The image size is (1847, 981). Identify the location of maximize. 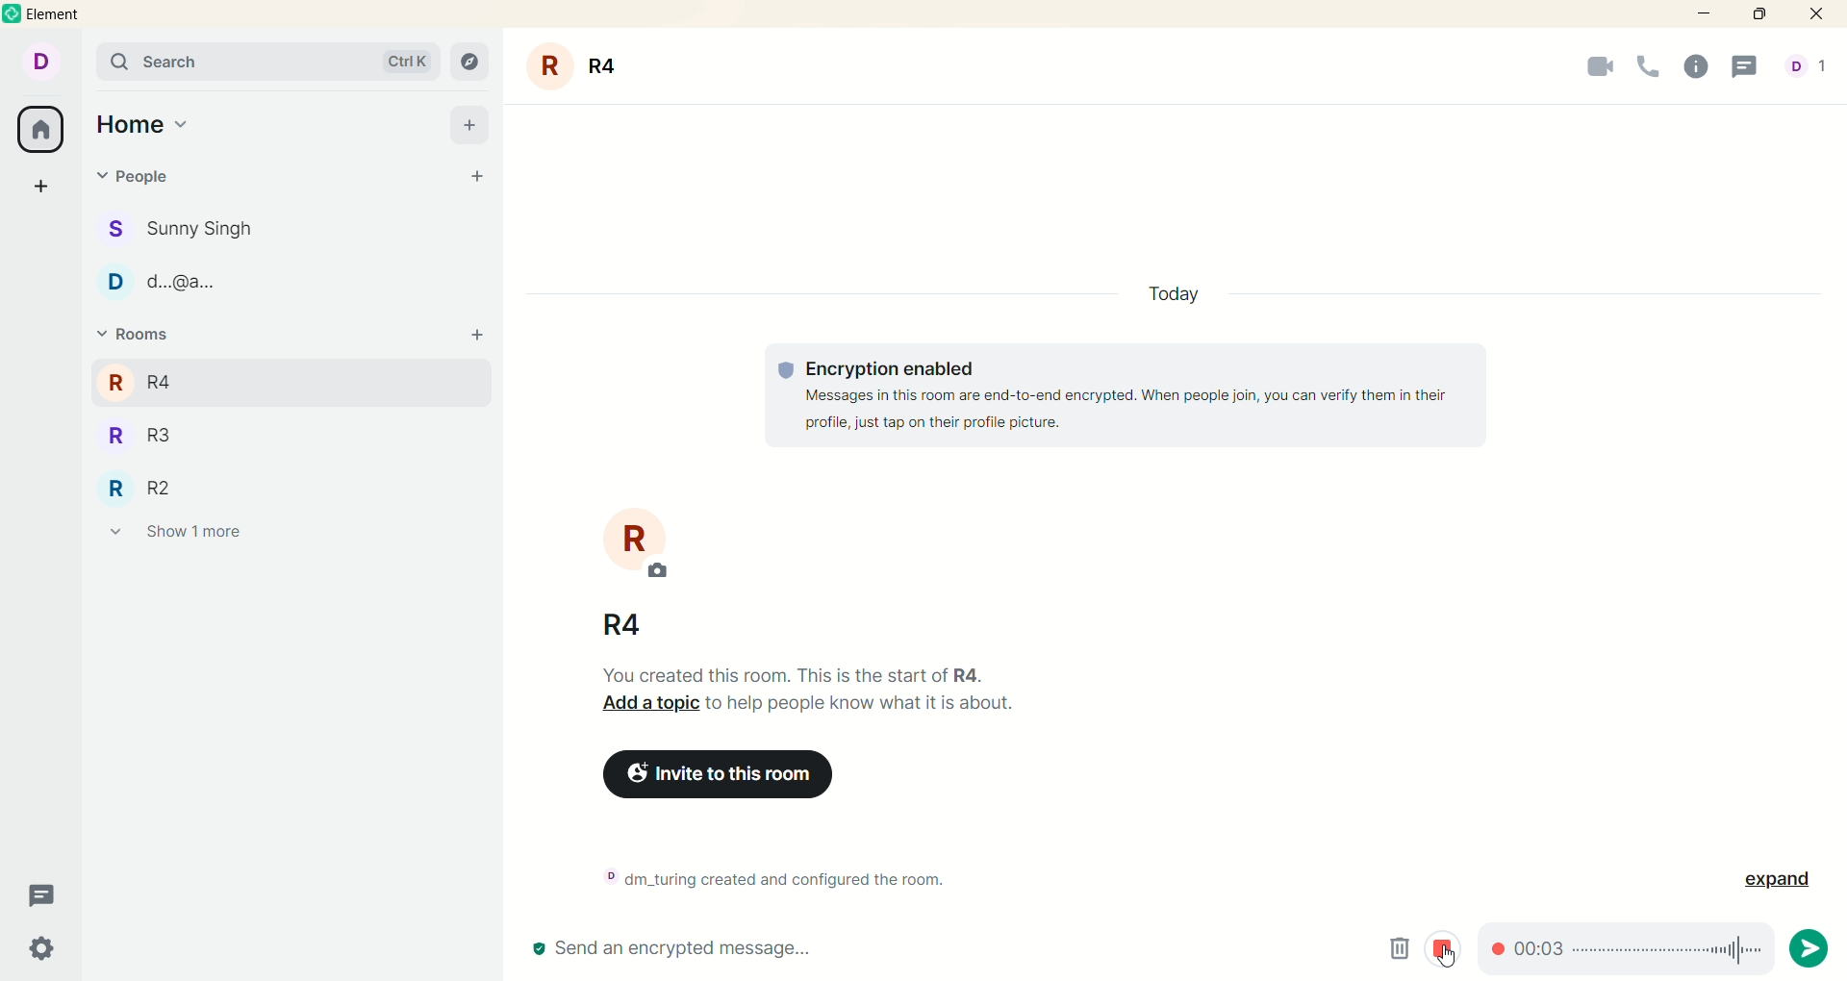
(1765, 15).